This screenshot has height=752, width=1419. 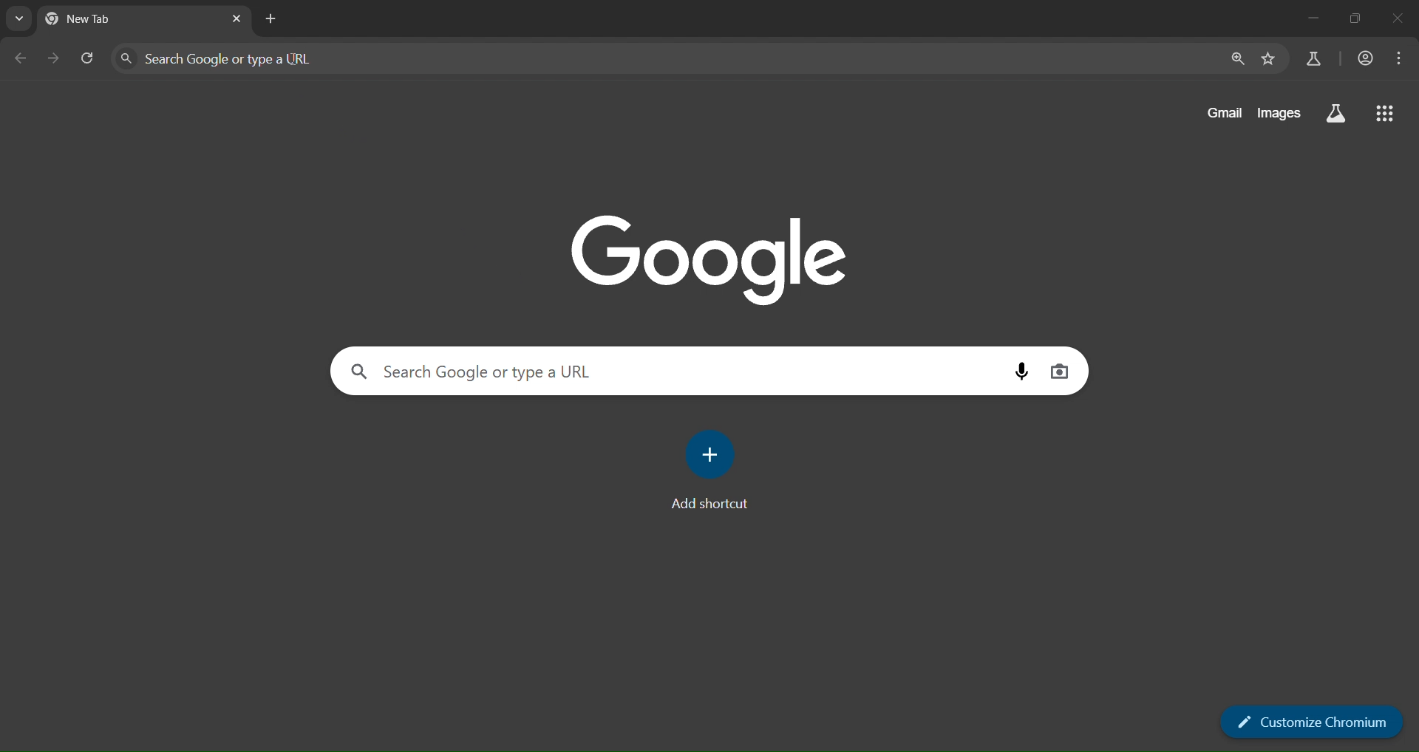 What do you see at coordinates (1280, 112) in the screenshot?
I see `images` at bounding box center [1280, 112].